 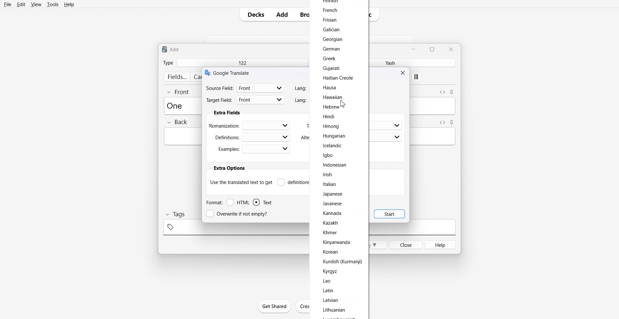 What do you see at coordinates (69, 4) in the screenshot?
I see `Help` at bounding box center [69, 4].